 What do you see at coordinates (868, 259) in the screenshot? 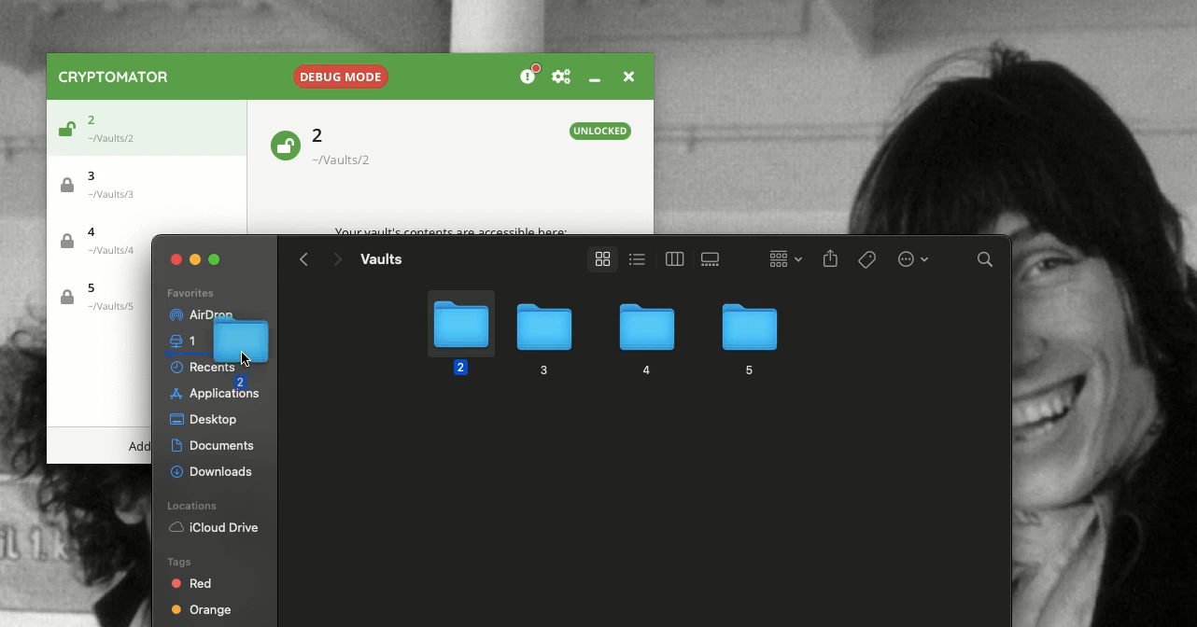
I see `Tags` at bounding box center [868, 259].